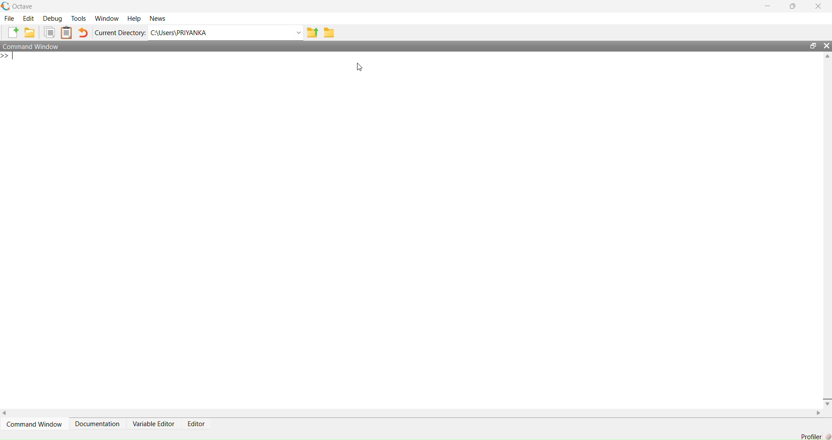 This screenshot has height=440, width=832. Describe the element at coordinates (7, 56) in the screenshot. I see `>> ` at that location.